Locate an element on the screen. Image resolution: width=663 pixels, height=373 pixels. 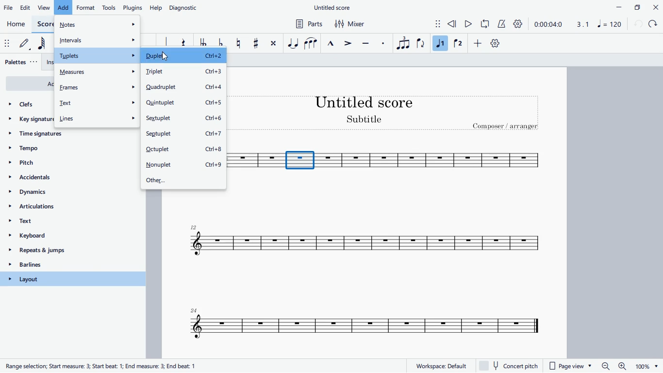
lines is located at coordinates (97, 118).